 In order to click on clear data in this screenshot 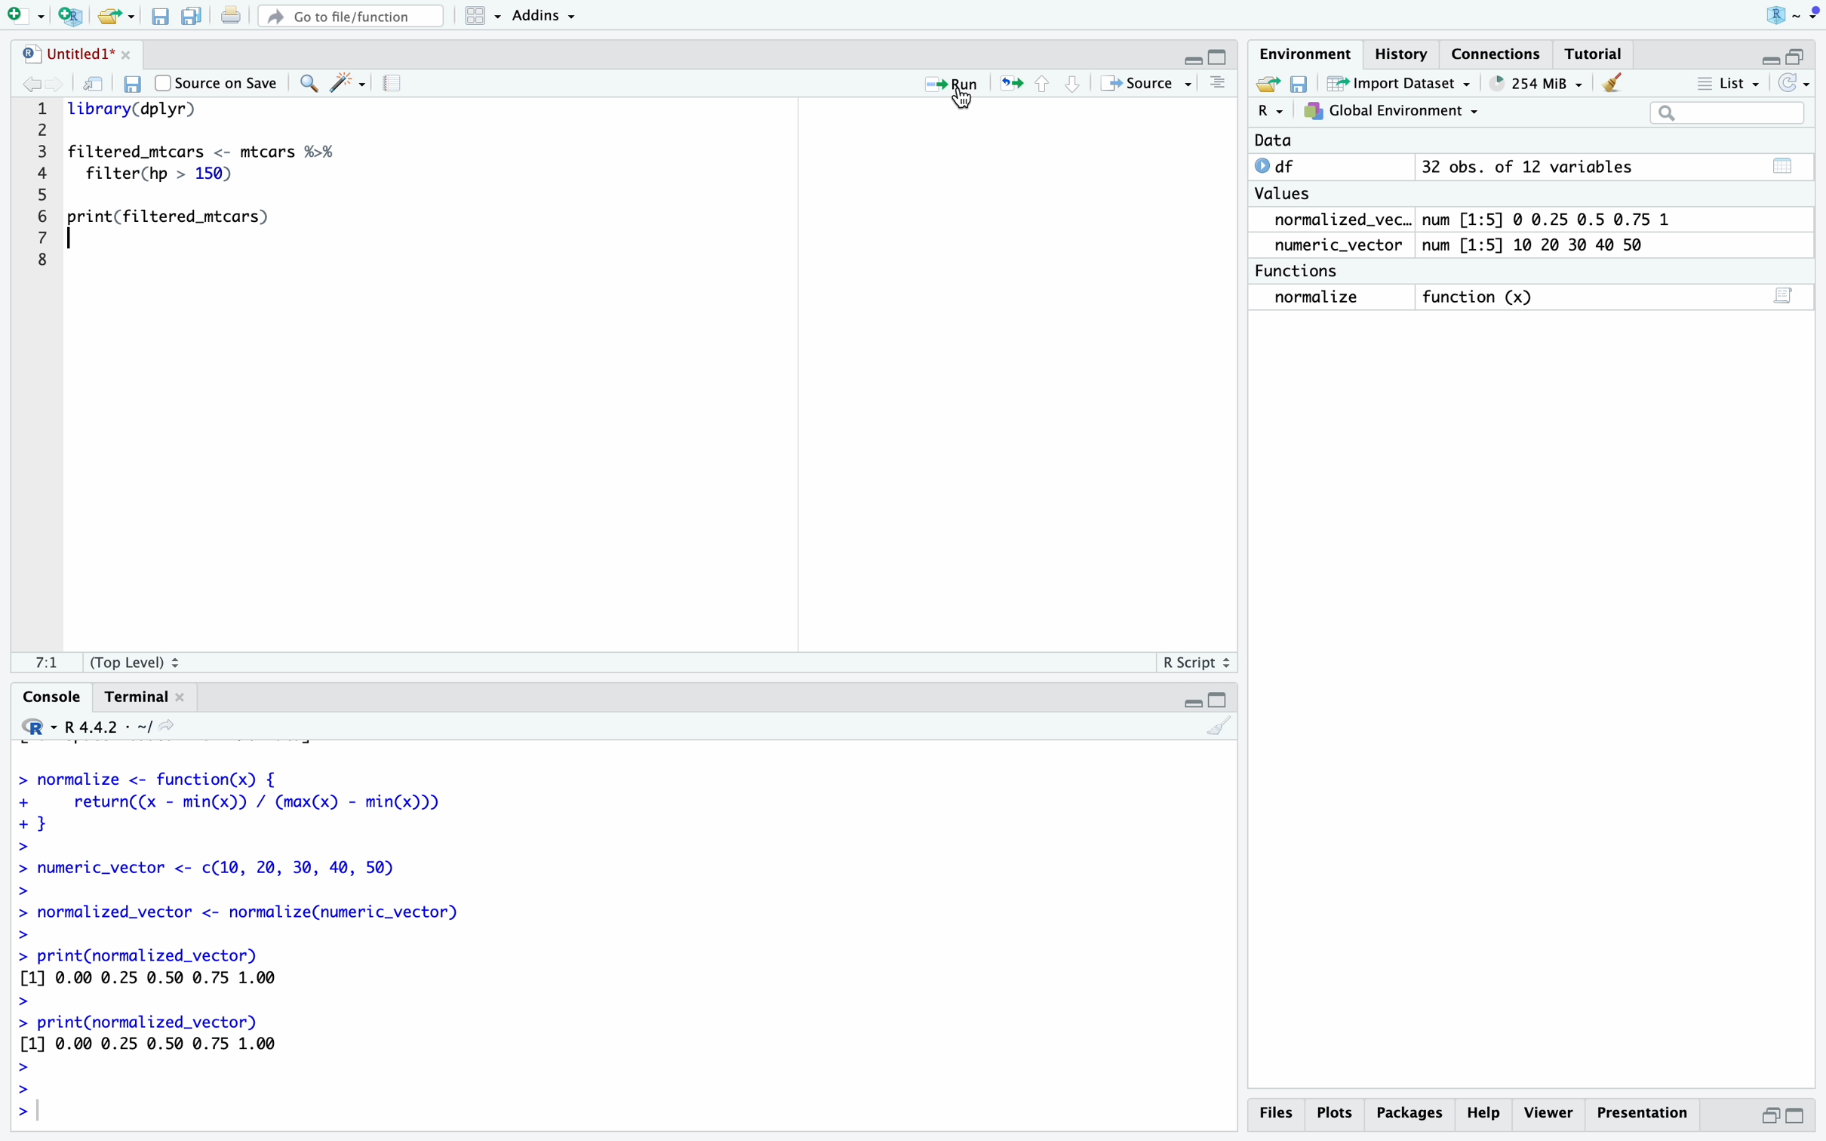, I will do `click(1615, 81)`.